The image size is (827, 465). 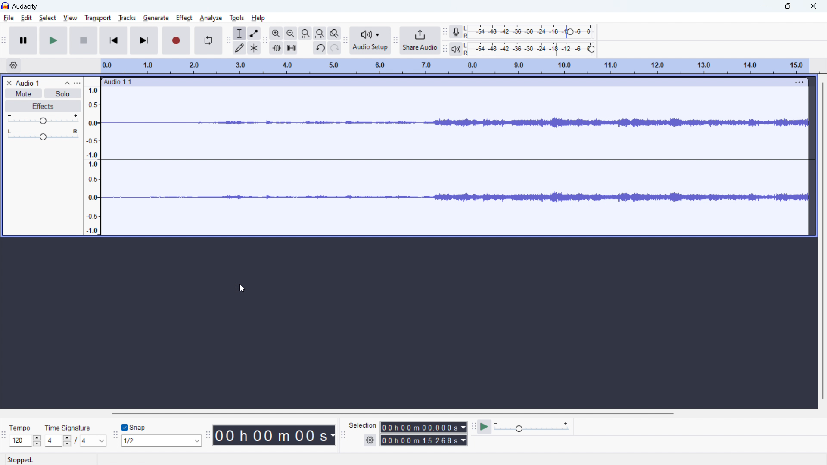 I want to click on tools toolbar , so click(x=228, y=40).